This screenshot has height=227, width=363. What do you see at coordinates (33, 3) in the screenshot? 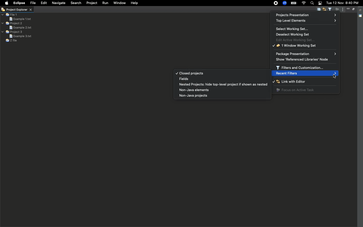
I see `File` at bounding box center [33, 3].